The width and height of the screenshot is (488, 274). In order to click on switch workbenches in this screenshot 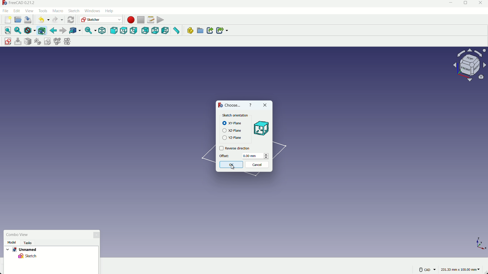, I will do `click(100, 20)`.